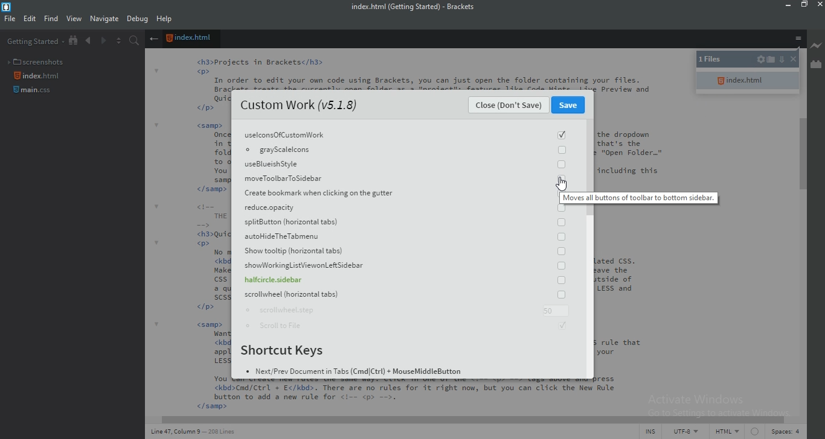 Image resolution: width=825 pixels, height=439 pixels. Describe the element at coordinates (89, 41) in the screenshot. I see `Previous document` at that location.